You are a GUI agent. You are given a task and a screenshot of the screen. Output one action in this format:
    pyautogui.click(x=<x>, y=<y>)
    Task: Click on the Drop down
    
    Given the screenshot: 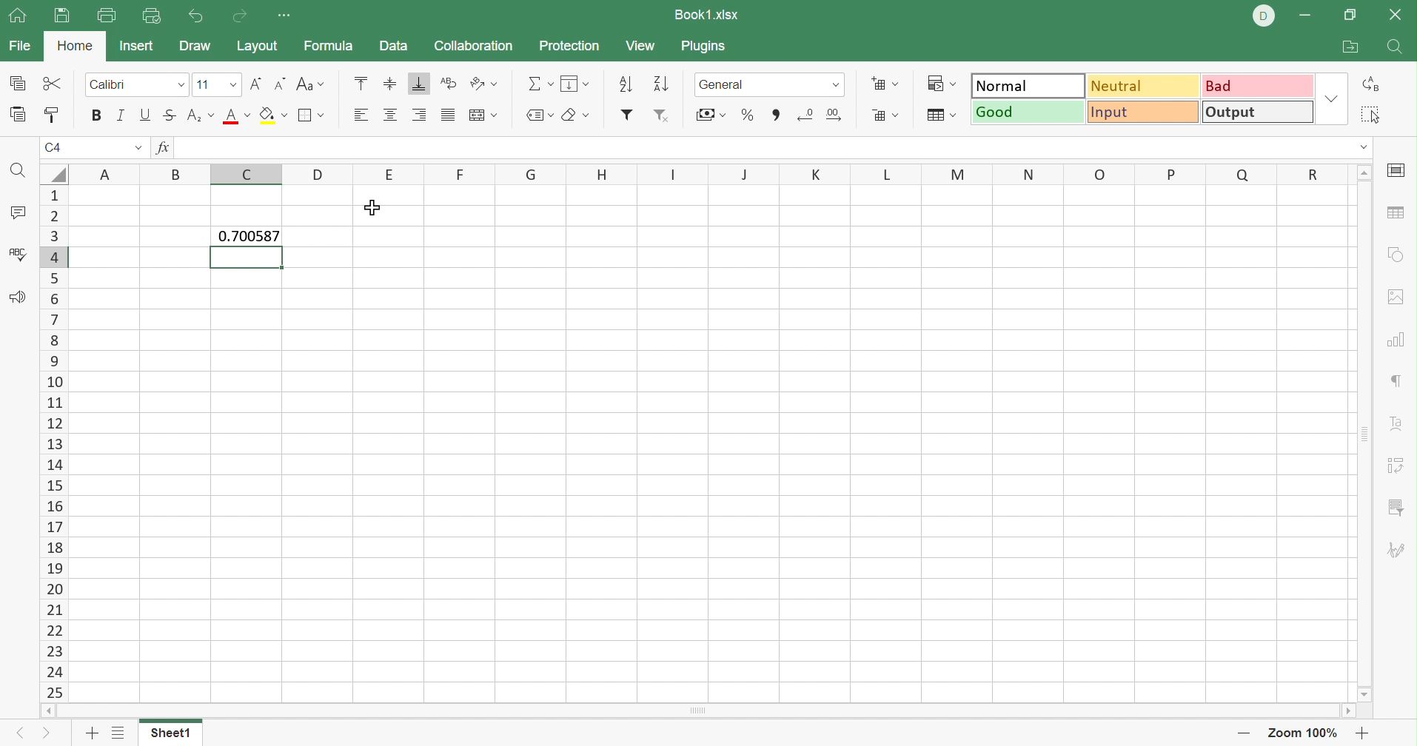 What is the action you would take?
    pyautogui.click(x=138, y=148)
    